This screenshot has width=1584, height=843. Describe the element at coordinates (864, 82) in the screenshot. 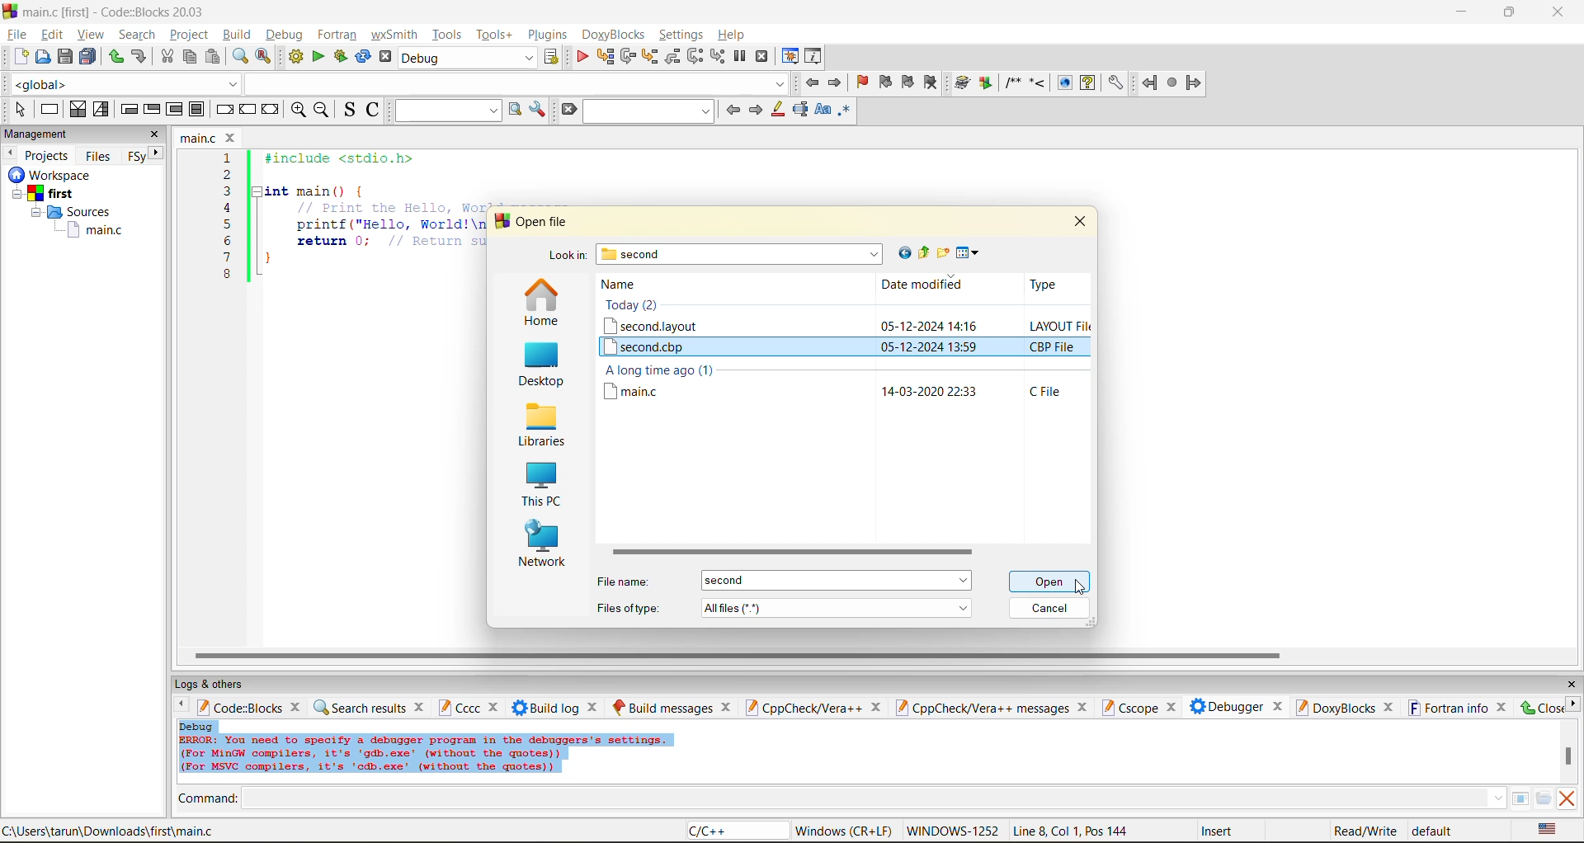

I see `toggle bookmark` at that location.